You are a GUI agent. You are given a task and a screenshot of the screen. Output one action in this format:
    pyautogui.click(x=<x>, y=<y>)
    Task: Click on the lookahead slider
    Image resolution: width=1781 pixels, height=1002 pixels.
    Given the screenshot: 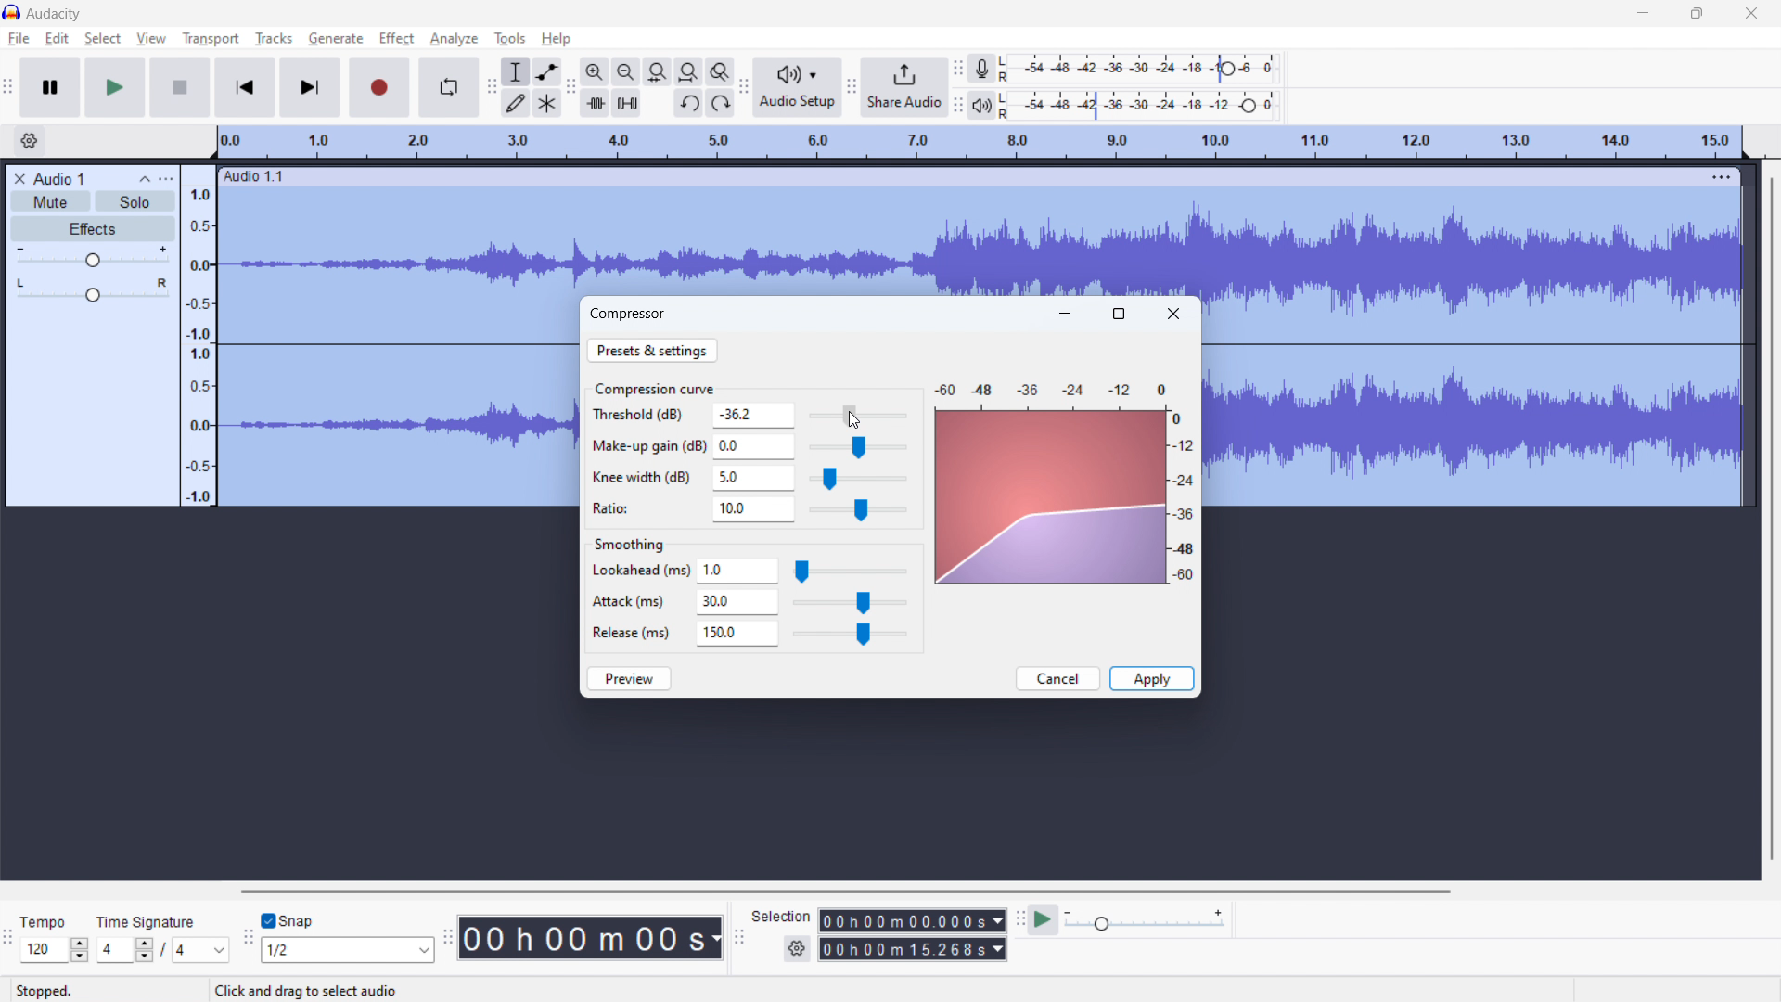 What is the action you would take?
    pyautogui.click(x=850, y=572)
    